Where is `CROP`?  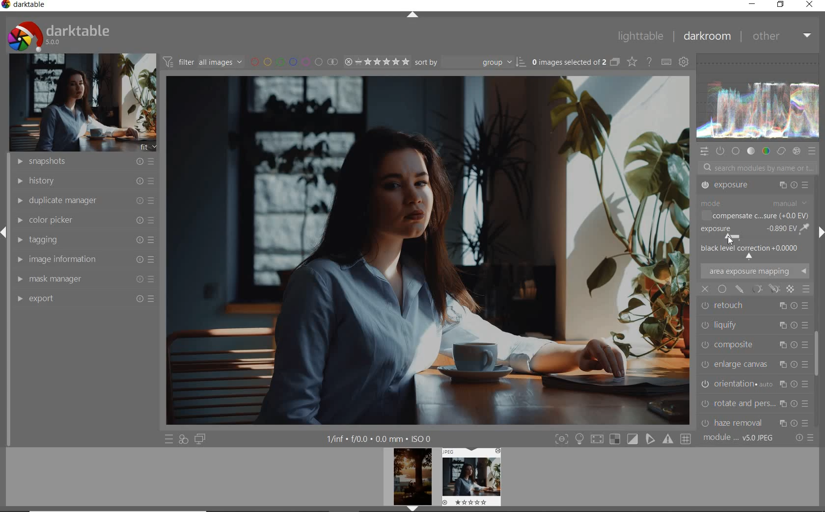 CROP is located at coordinates (754, 187).